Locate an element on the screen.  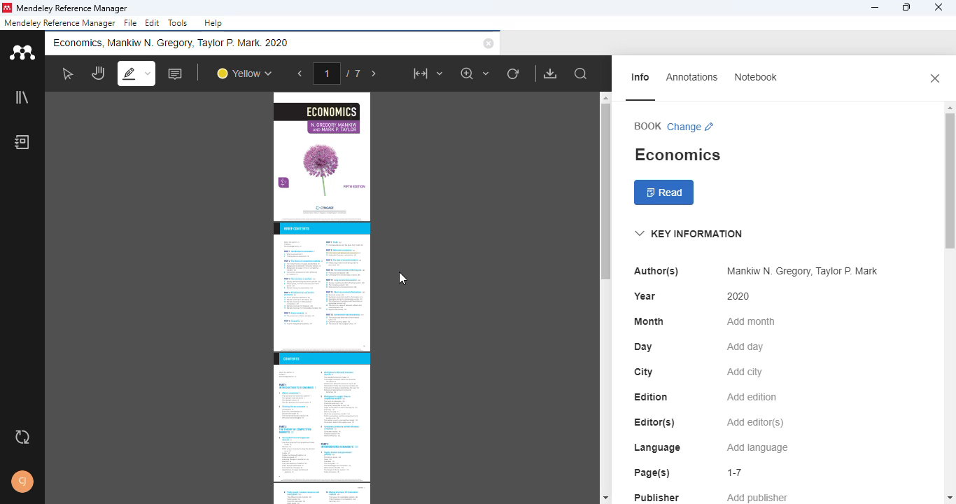
vertical scroll bar is located at coordinates (603, 192).